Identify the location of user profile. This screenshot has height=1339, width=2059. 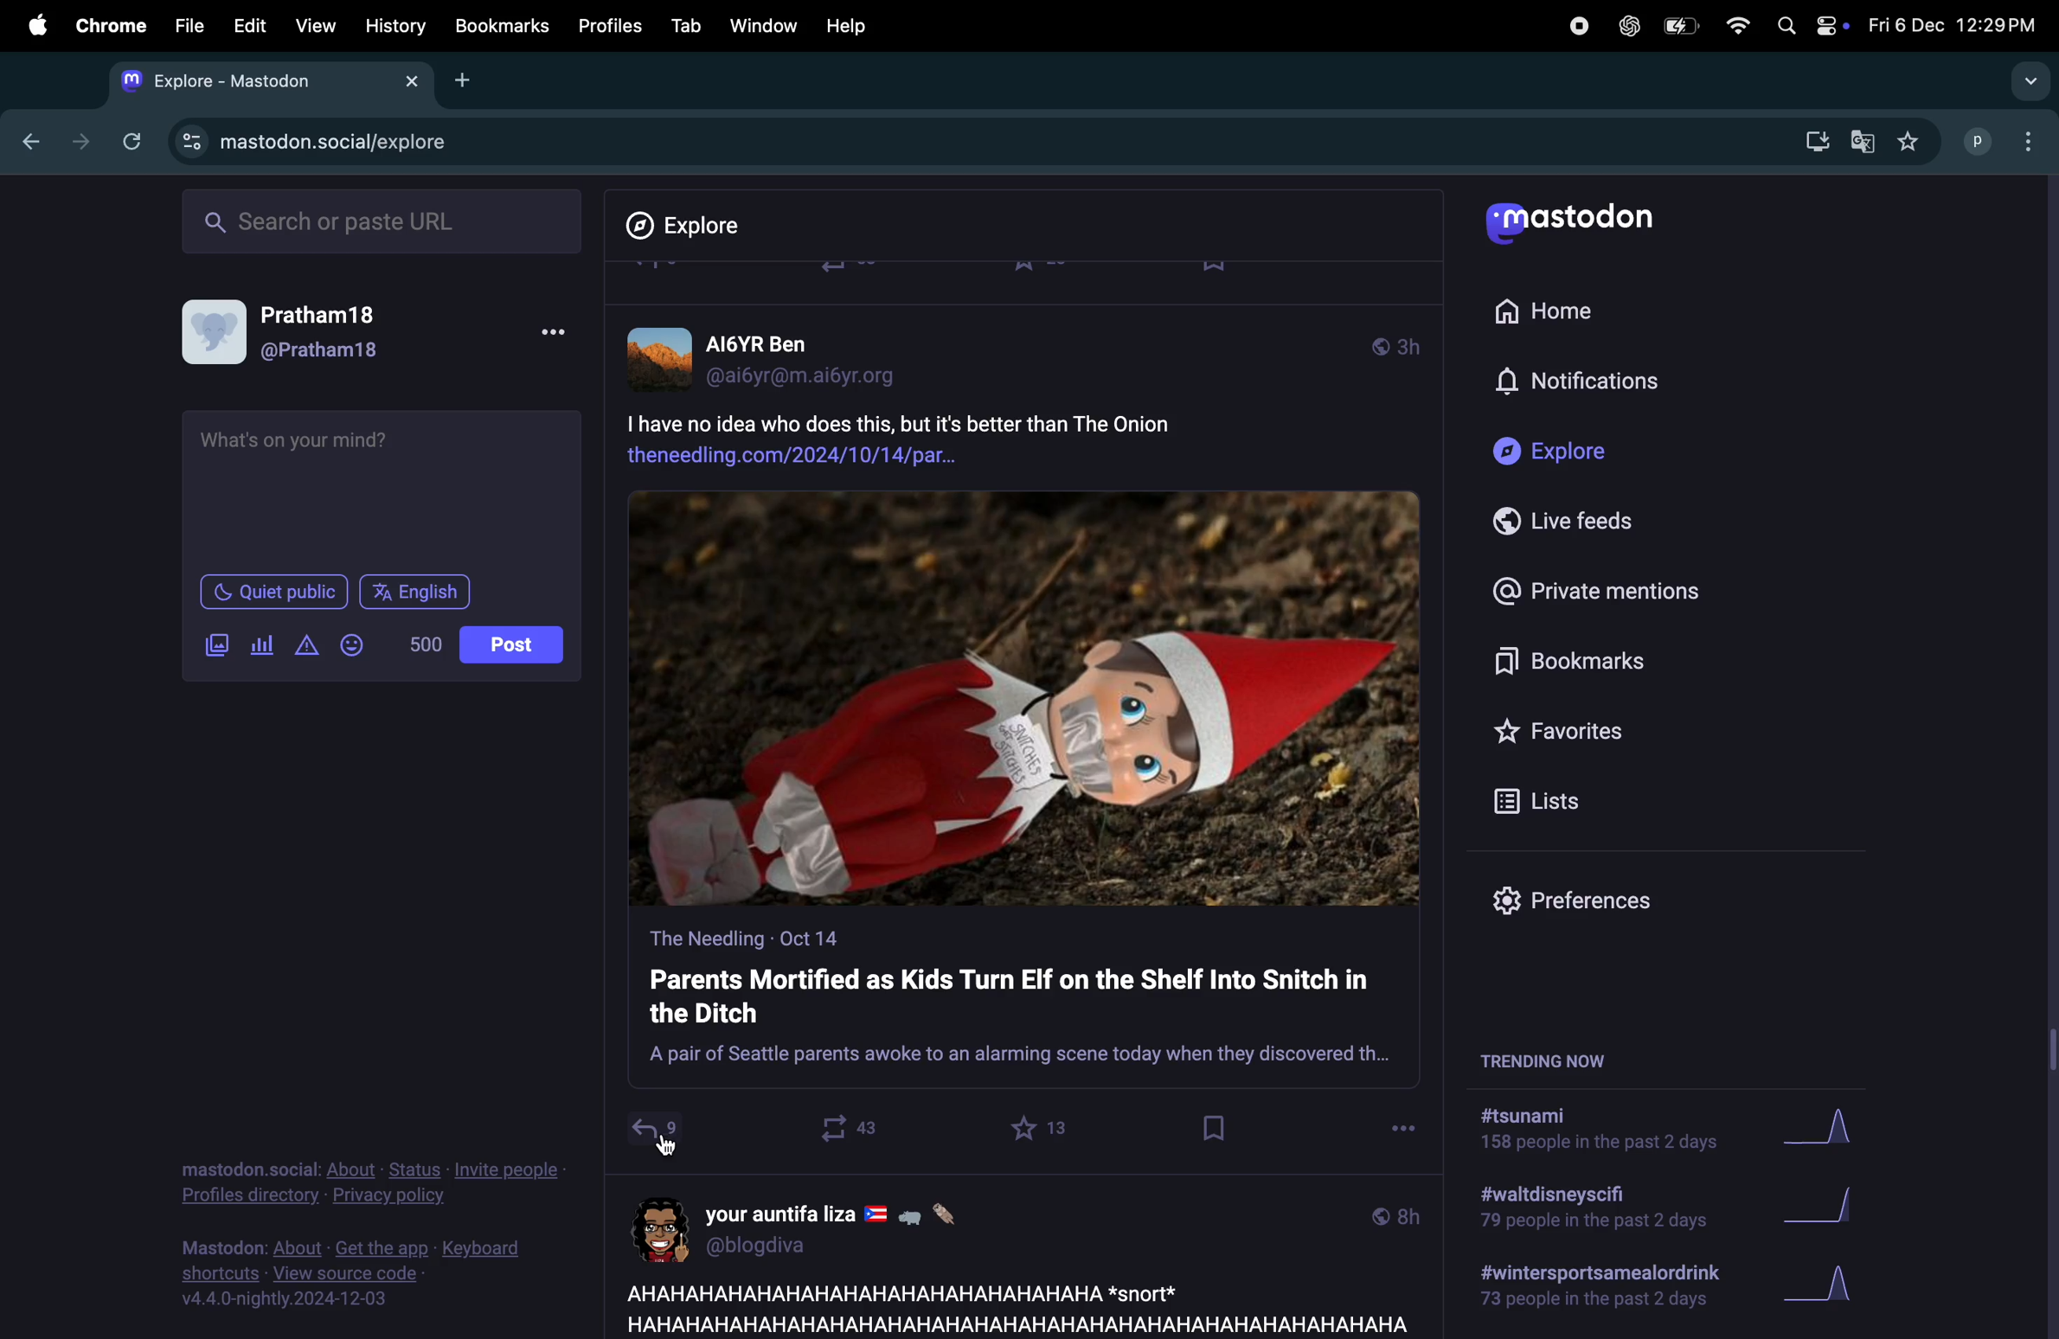
(299, 335).